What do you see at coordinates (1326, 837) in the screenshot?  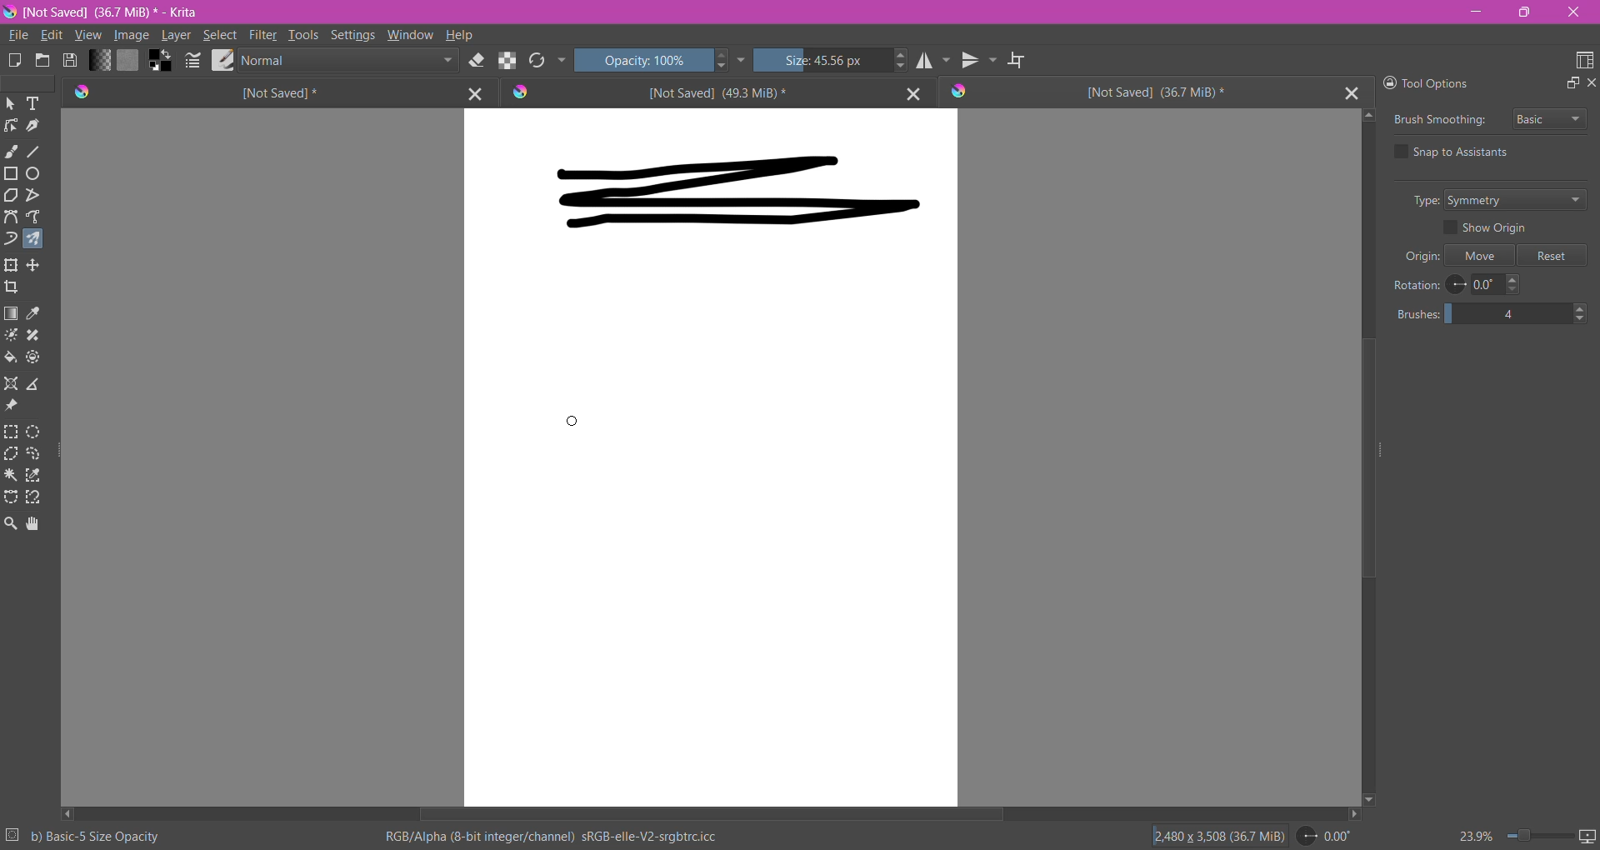 I see `Set Rotation Level` at bounding box center [1326, 837].